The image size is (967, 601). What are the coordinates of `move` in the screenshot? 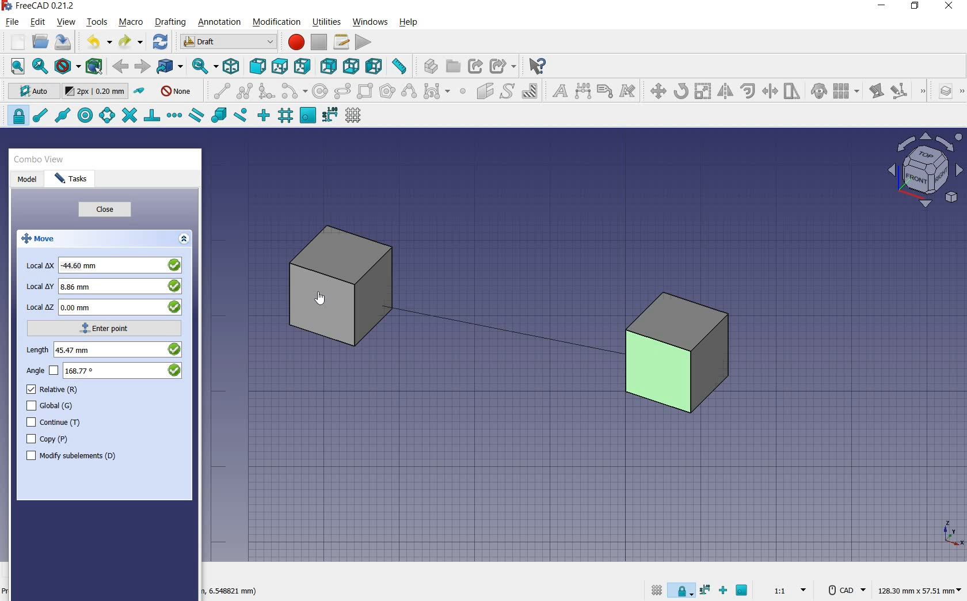 It's located at (656, 90).